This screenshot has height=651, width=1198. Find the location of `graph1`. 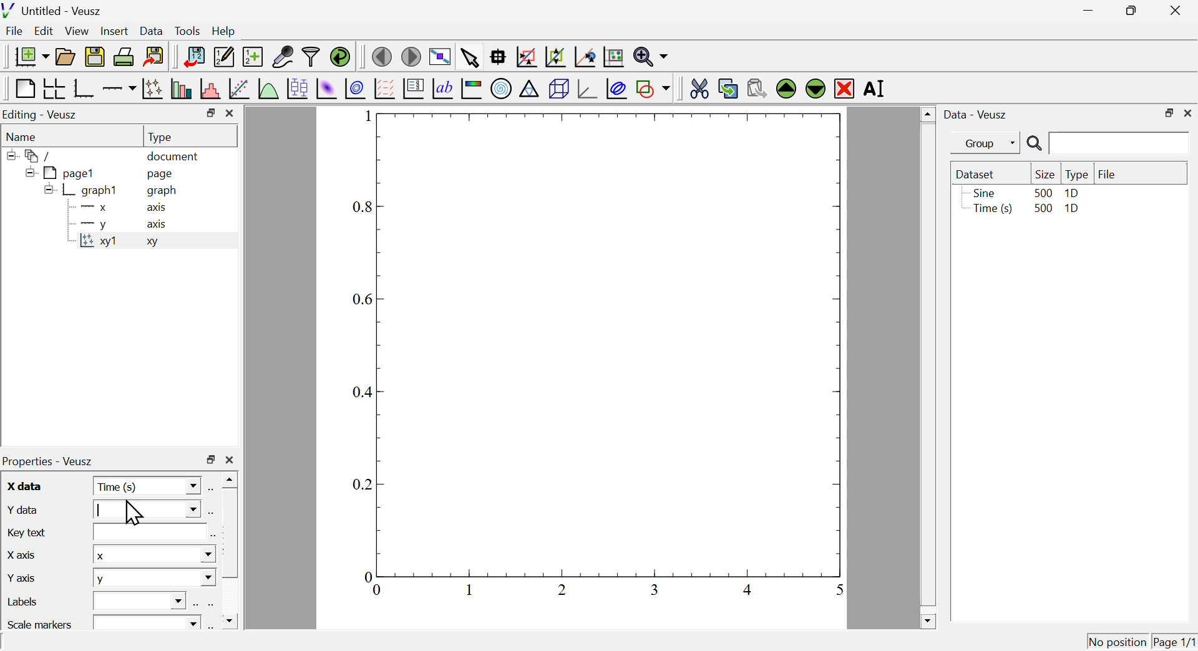

graph1 is located at coordinates (83, 191).